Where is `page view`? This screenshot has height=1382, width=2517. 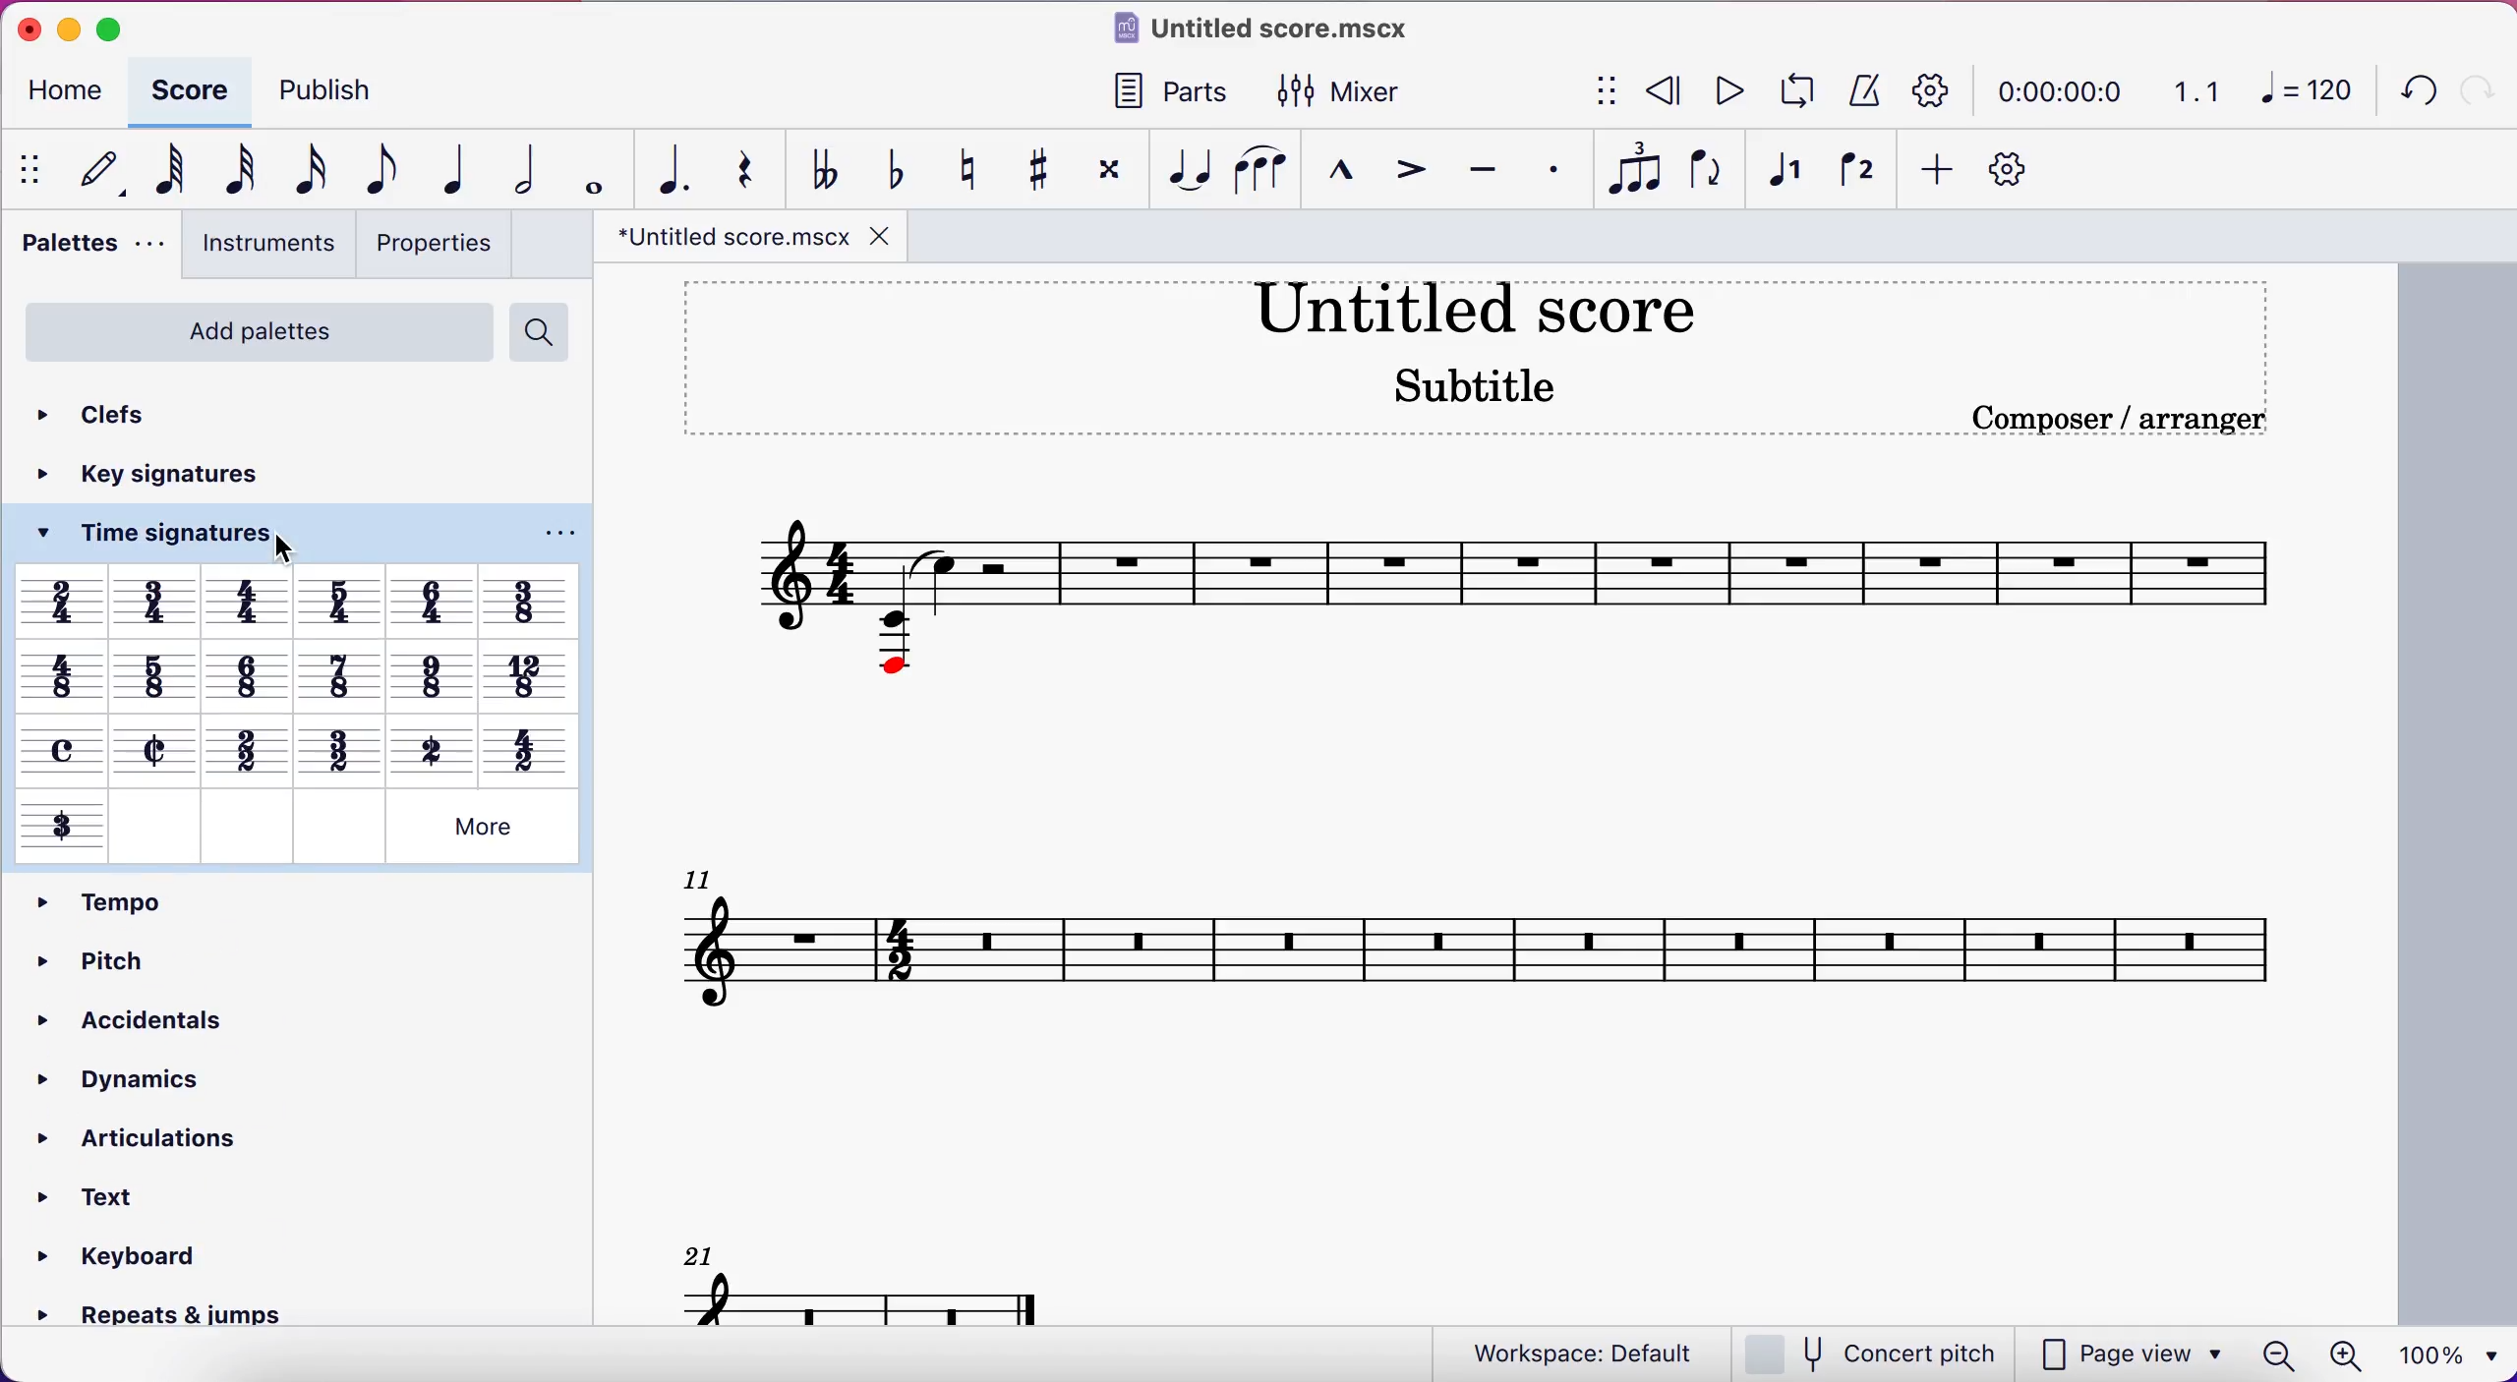
page view is located at coordinates (2118, 1353).